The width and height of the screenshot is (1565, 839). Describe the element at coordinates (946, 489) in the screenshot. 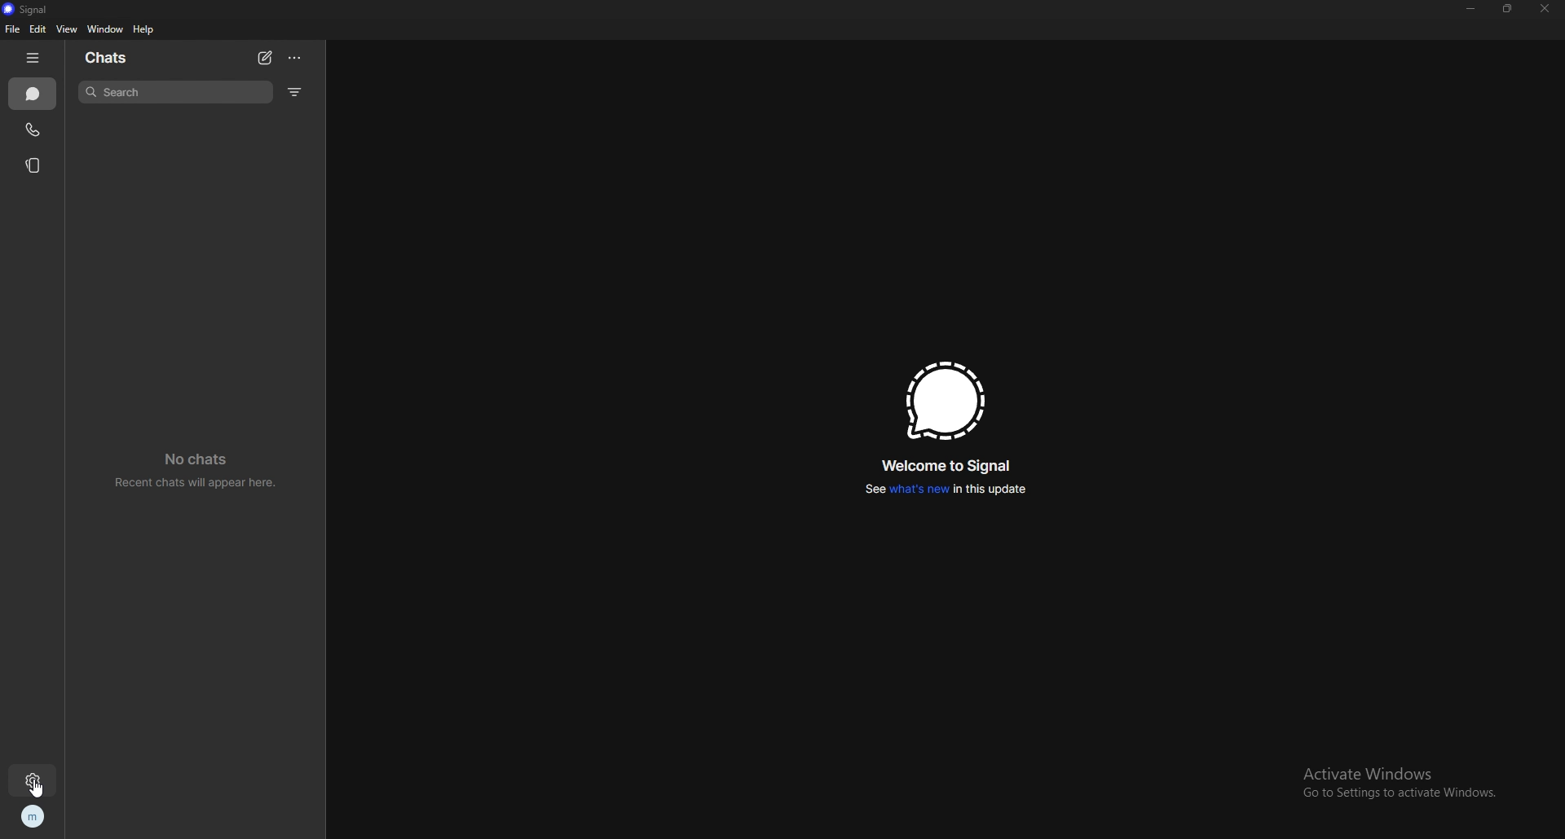

I see `see what's new in this update` at that location.